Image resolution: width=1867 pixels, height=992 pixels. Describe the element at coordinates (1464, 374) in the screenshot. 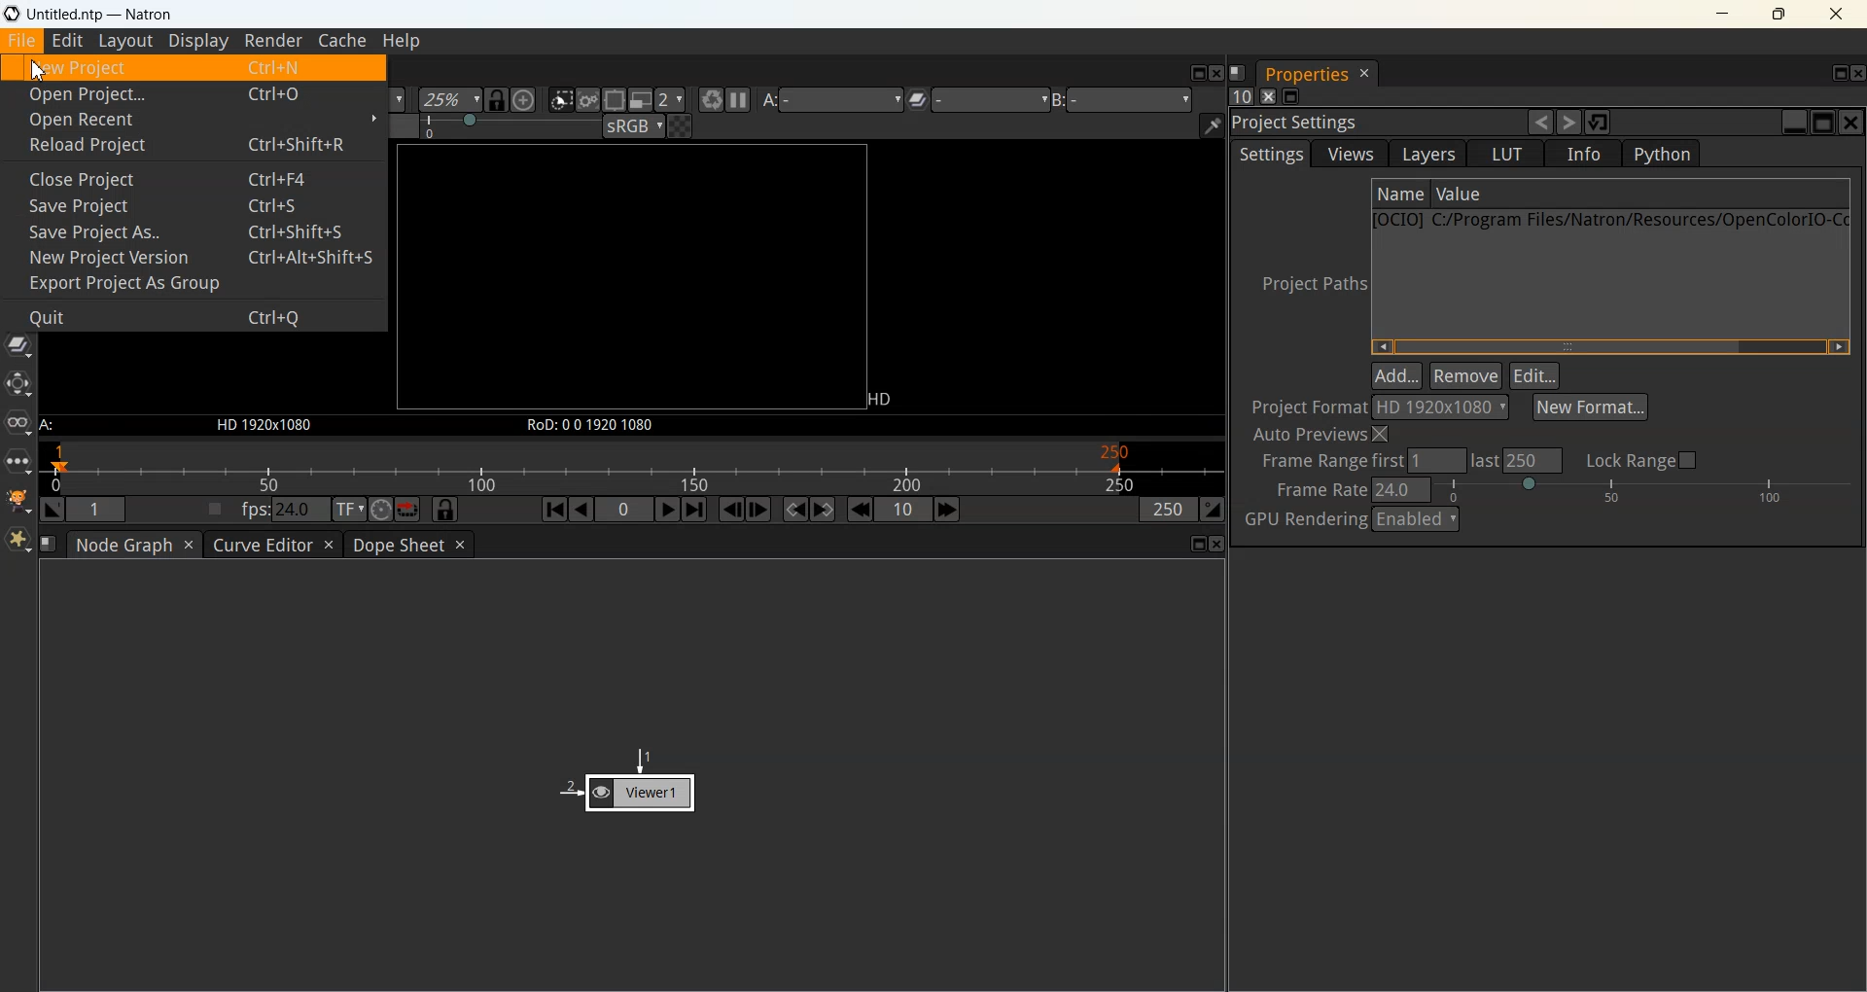

I see `Remove` at that location.